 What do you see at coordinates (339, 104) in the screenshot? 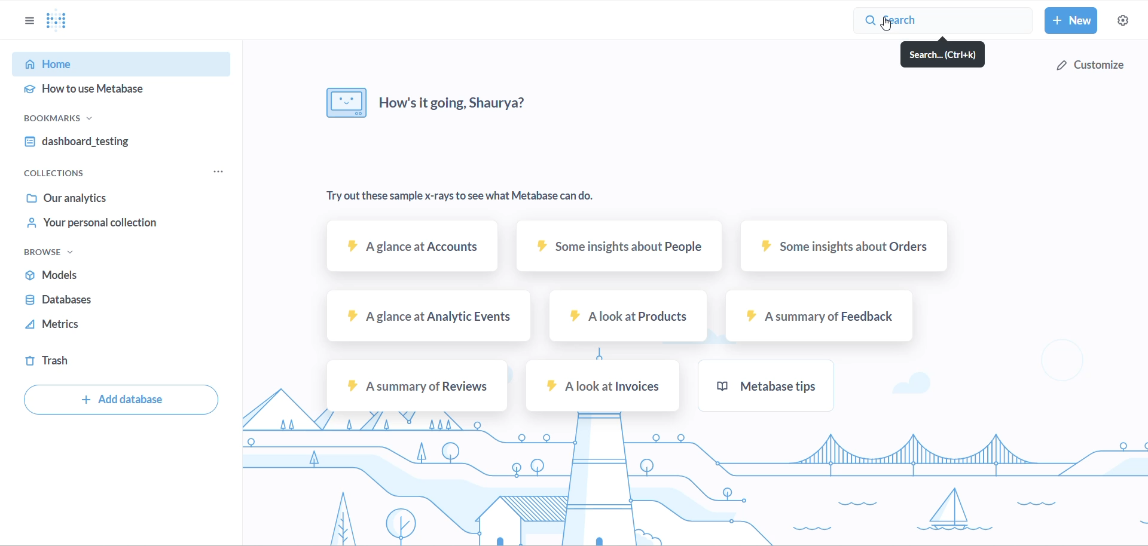
I see `icon` at bounding box center [339, 104].